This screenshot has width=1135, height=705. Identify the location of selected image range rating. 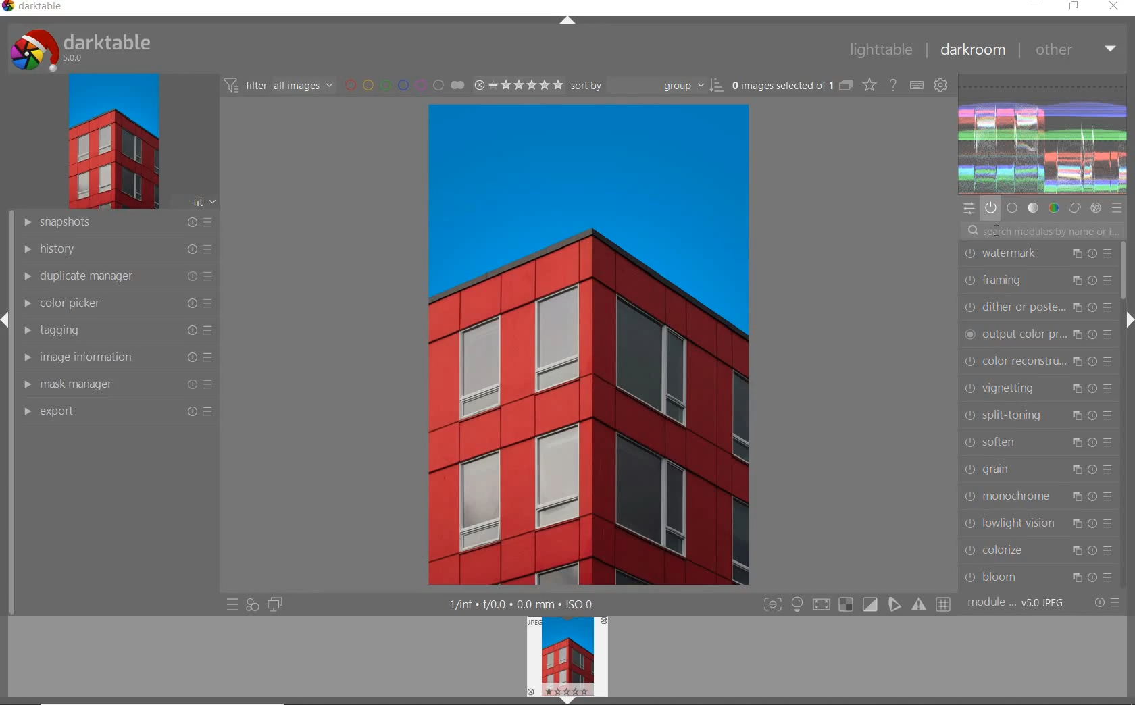
(517, 84).